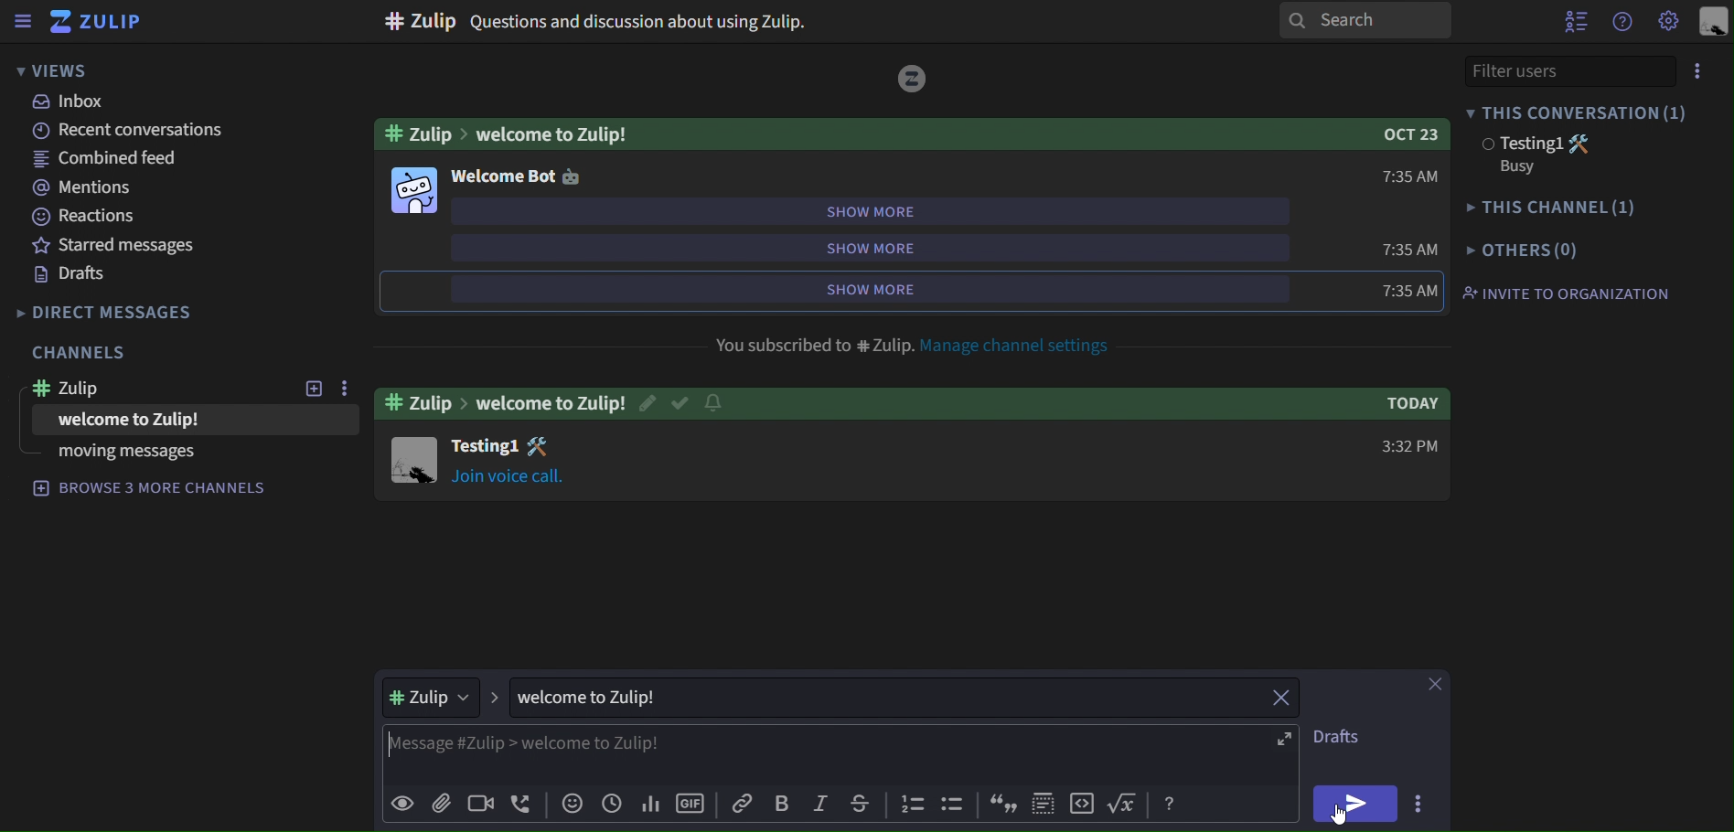 The image size is (1734, 832). I want to click on strikethrough, so click(860, 803).